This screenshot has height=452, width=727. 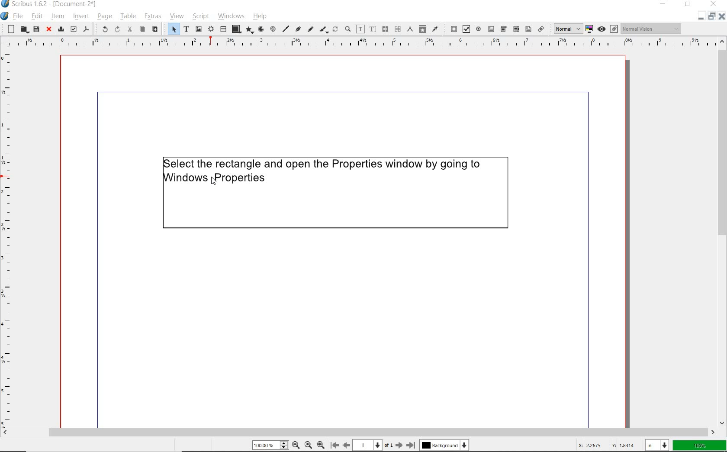 I want to click on pdf list box, so click(x=516, y=29).